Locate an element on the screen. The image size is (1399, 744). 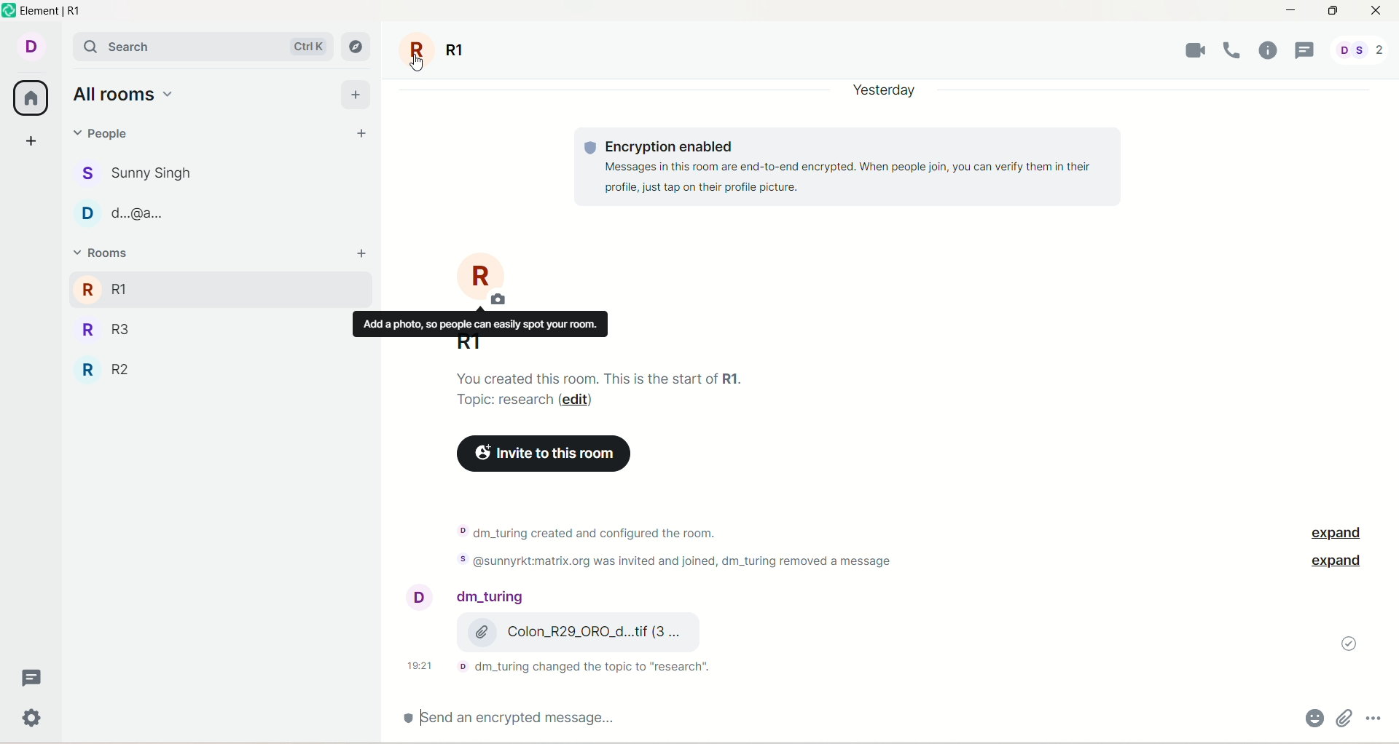
text is located at coordinates (849, 168).